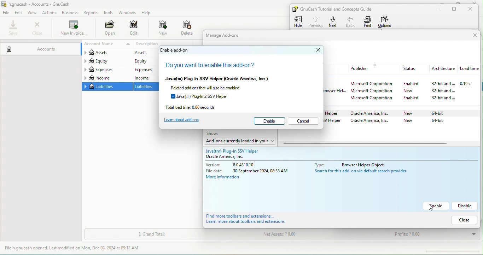 Image resolution: width=483 pixels, height=255 pixels. Describe the element at coordinates (366, 144) in the screenshot. I see `horizontal scrollbar` at that location.